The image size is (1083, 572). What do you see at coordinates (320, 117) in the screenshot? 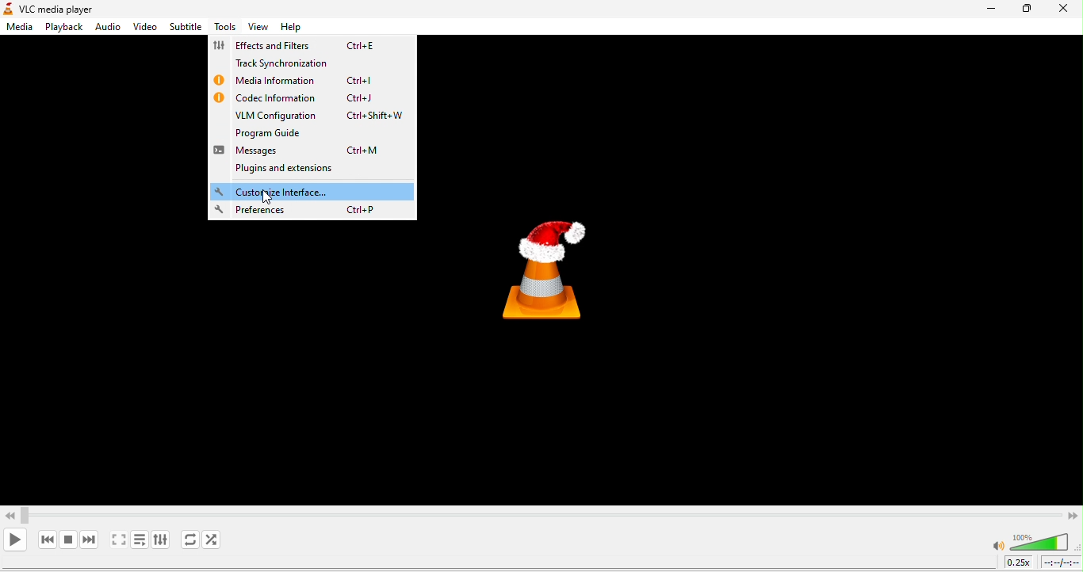
I see `vlm configuration` at bounding box center [320, 117].